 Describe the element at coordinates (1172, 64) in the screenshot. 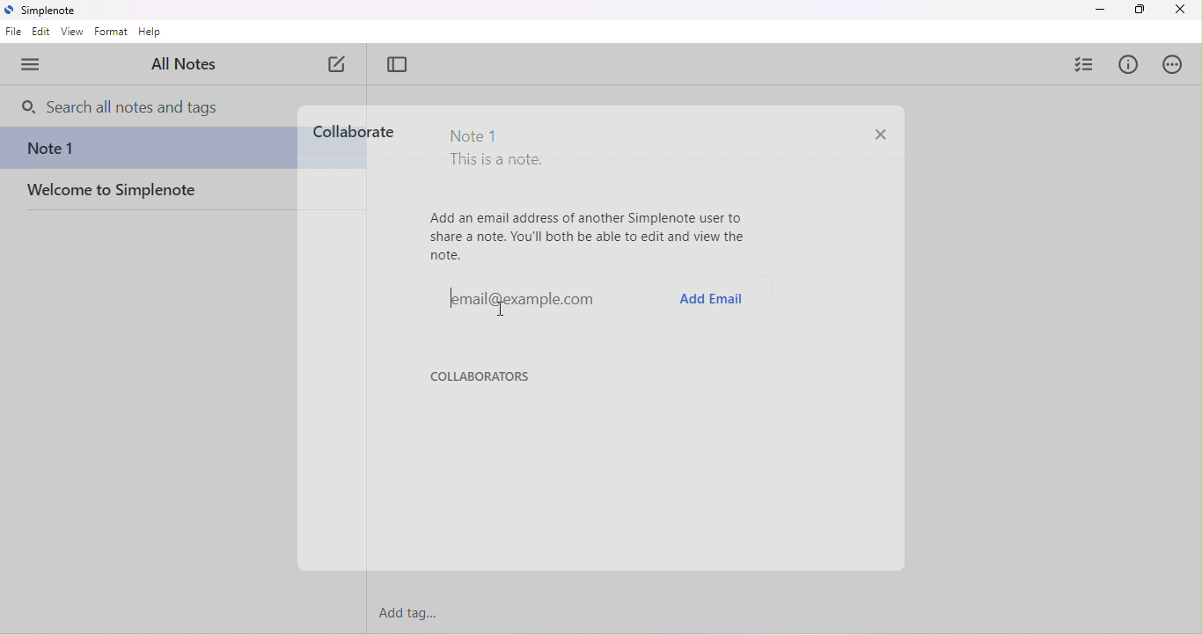

I see `actions` at that location.